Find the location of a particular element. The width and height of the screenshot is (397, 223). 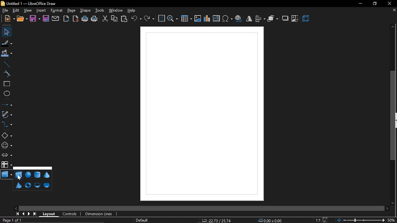

move right is located at coordinates (387, 209).